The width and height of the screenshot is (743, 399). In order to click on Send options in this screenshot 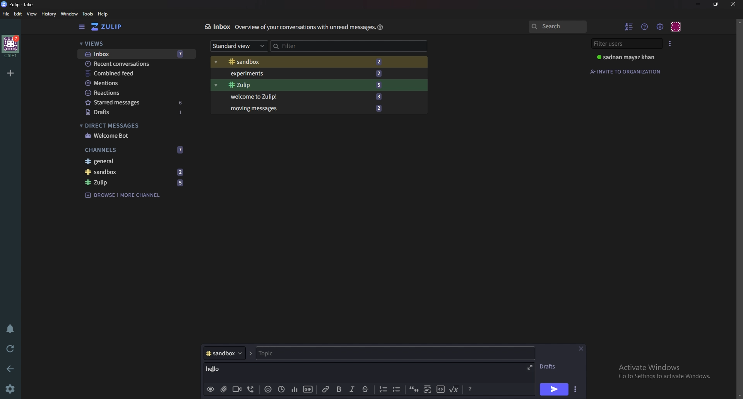, I will do `click(578, 389)`.